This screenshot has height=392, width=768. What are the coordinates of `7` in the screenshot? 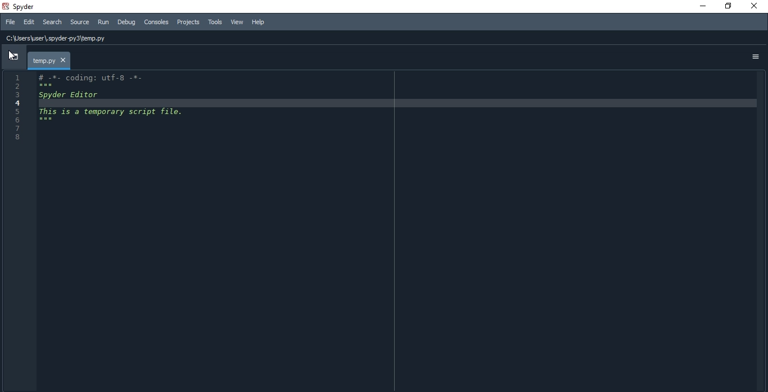 It's located at (20, 128).